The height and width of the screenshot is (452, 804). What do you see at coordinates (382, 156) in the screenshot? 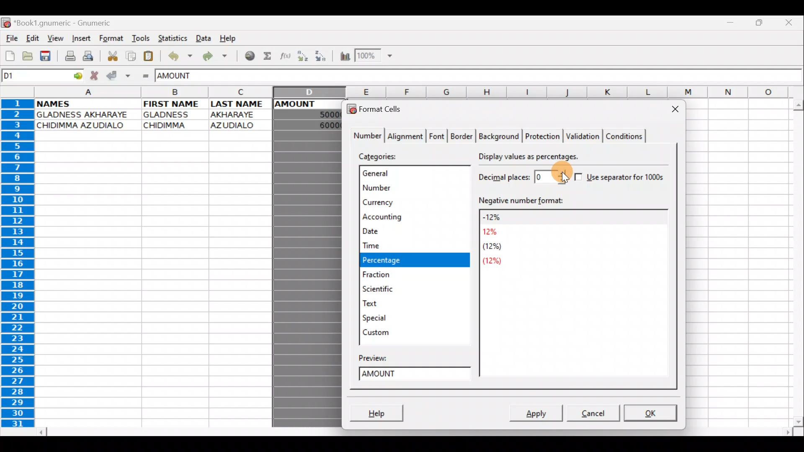
I see `Categories` at bounding box center [382, 156].